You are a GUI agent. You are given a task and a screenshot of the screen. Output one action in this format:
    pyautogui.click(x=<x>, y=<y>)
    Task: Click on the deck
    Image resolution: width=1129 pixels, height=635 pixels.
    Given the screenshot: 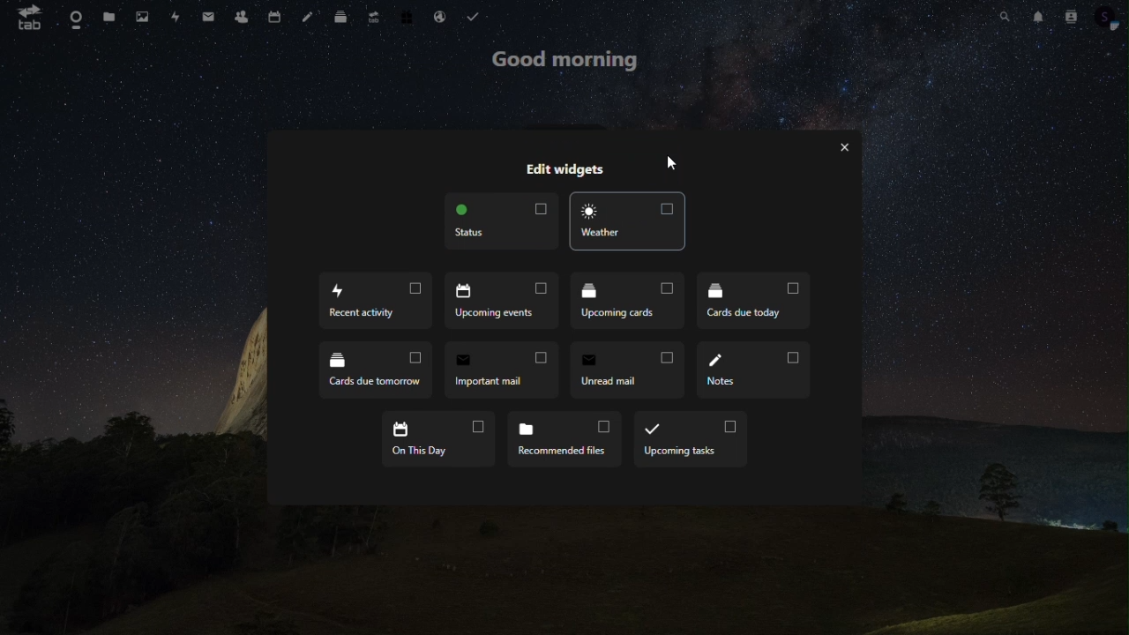 What is the action you would take?
    pyautogui.click(x=339, y=19)
    